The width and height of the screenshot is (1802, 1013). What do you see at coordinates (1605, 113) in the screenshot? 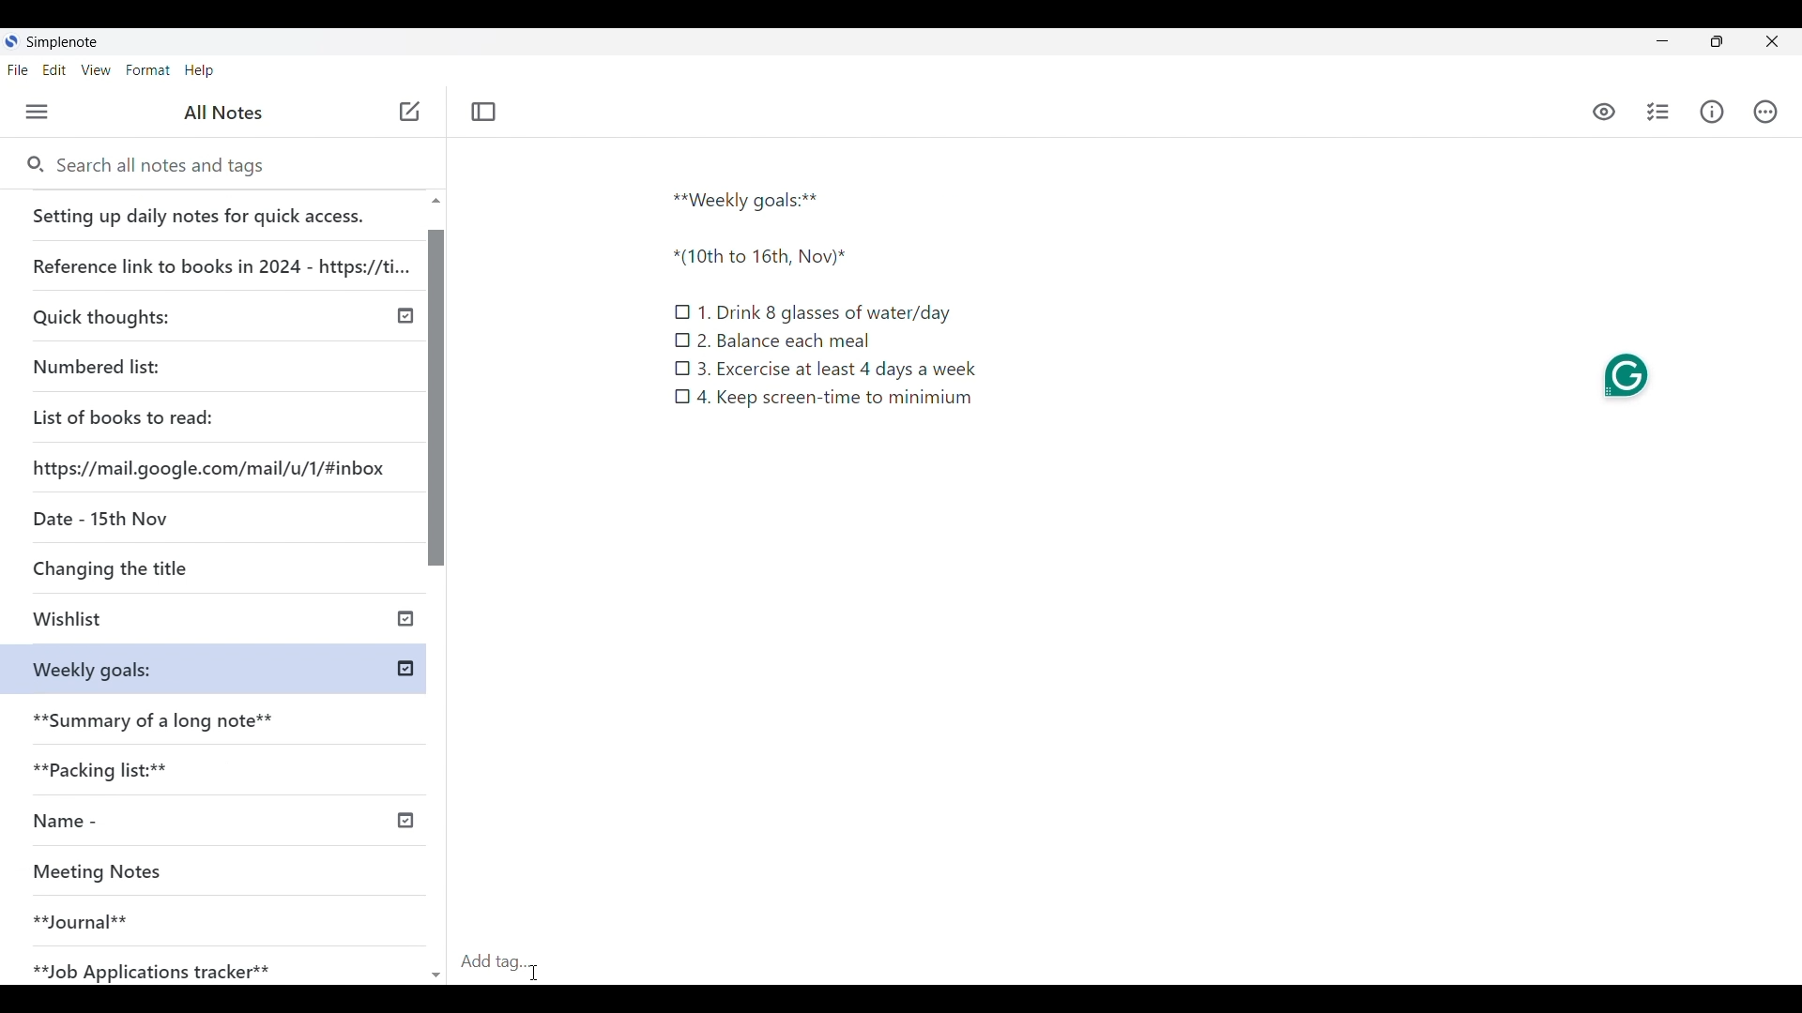
I see `Preview` at bounding box center [1605, 113].